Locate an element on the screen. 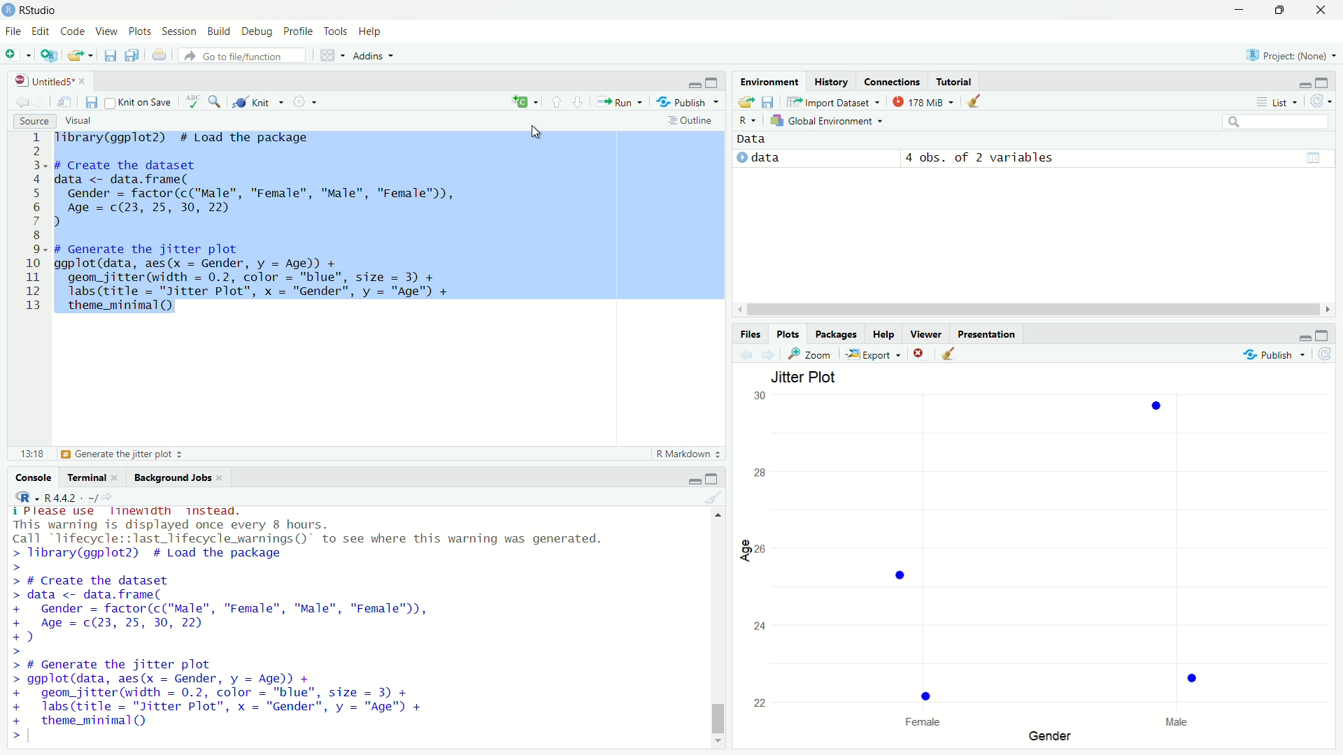 The width and height of the screenshot is (1343, 755). debug is located at coordinates (258, 29).